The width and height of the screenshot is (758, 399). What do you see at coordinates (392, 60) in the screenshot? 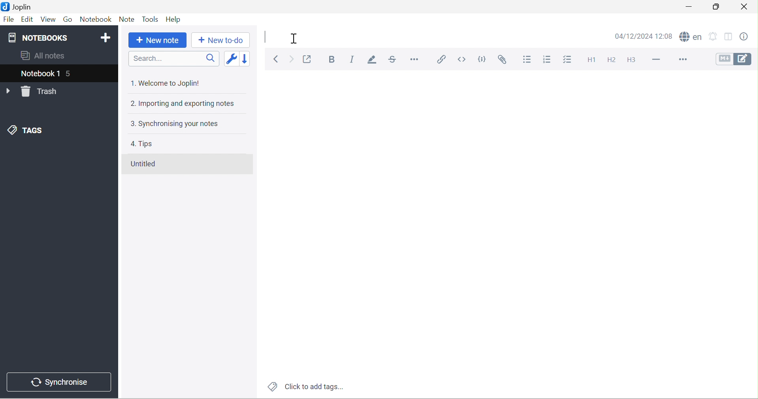
I see `Strikethrough` at bounding box center [392, 60].